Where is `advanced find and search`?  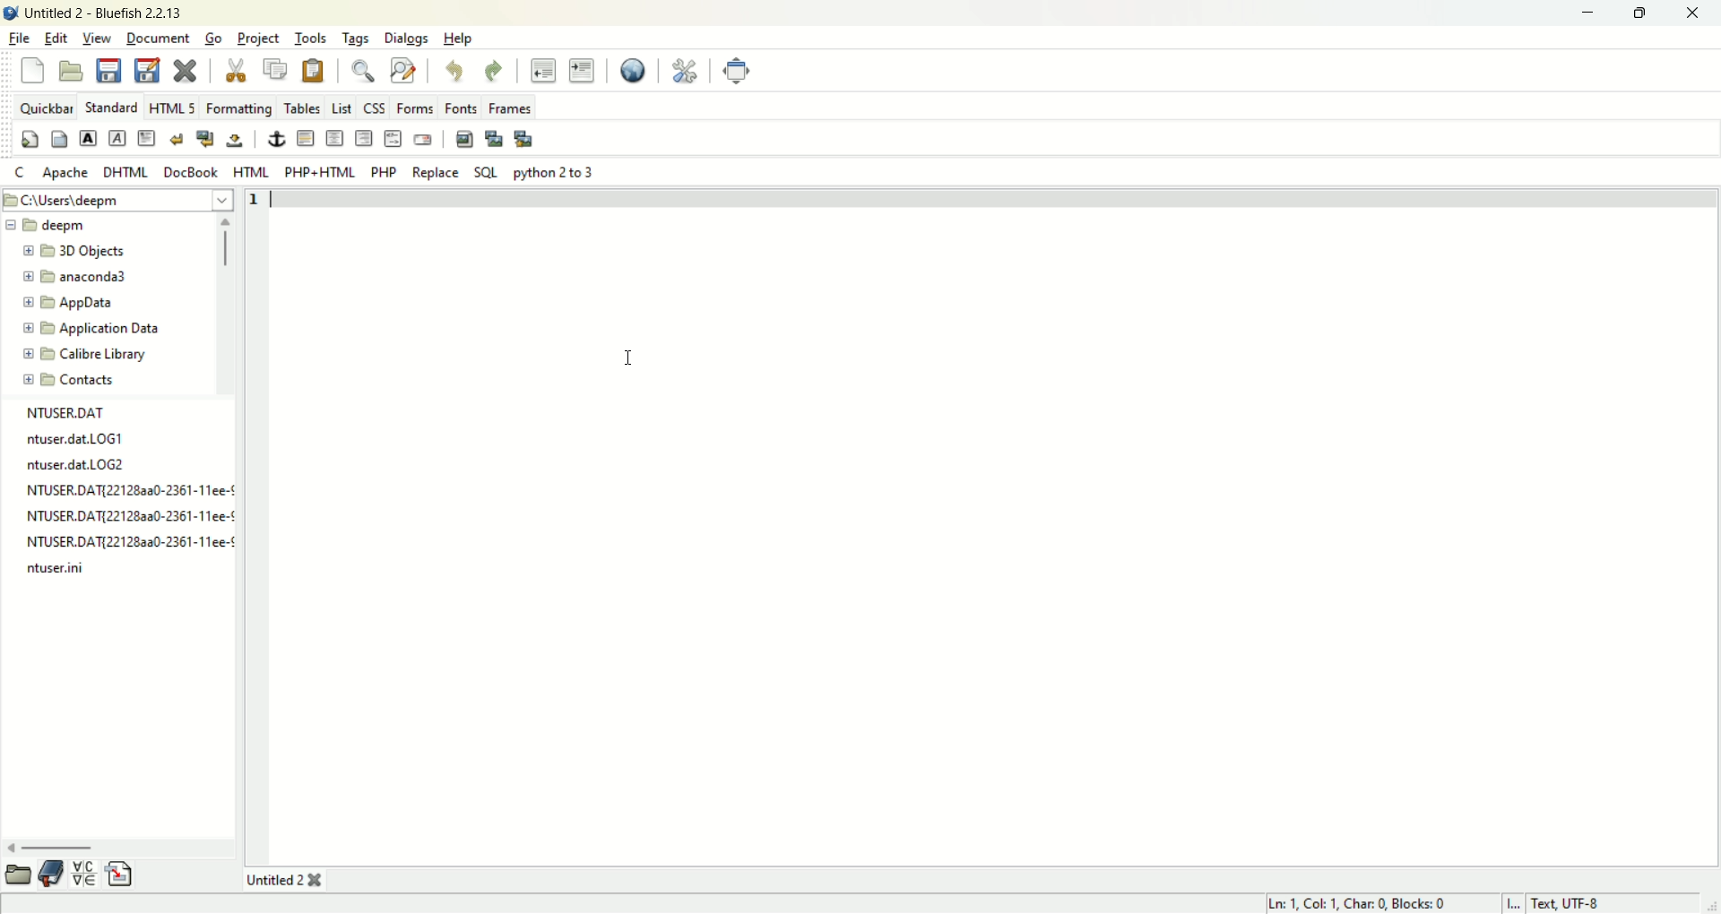
advanced find and search is located at coordinates (402, 69).